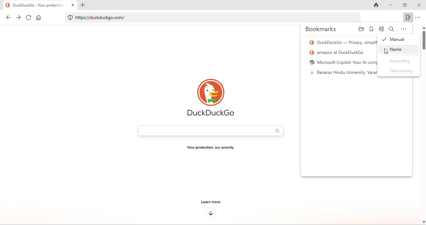 This screenshot has width=426, height=225. I want to click on home, so click(38, 18).